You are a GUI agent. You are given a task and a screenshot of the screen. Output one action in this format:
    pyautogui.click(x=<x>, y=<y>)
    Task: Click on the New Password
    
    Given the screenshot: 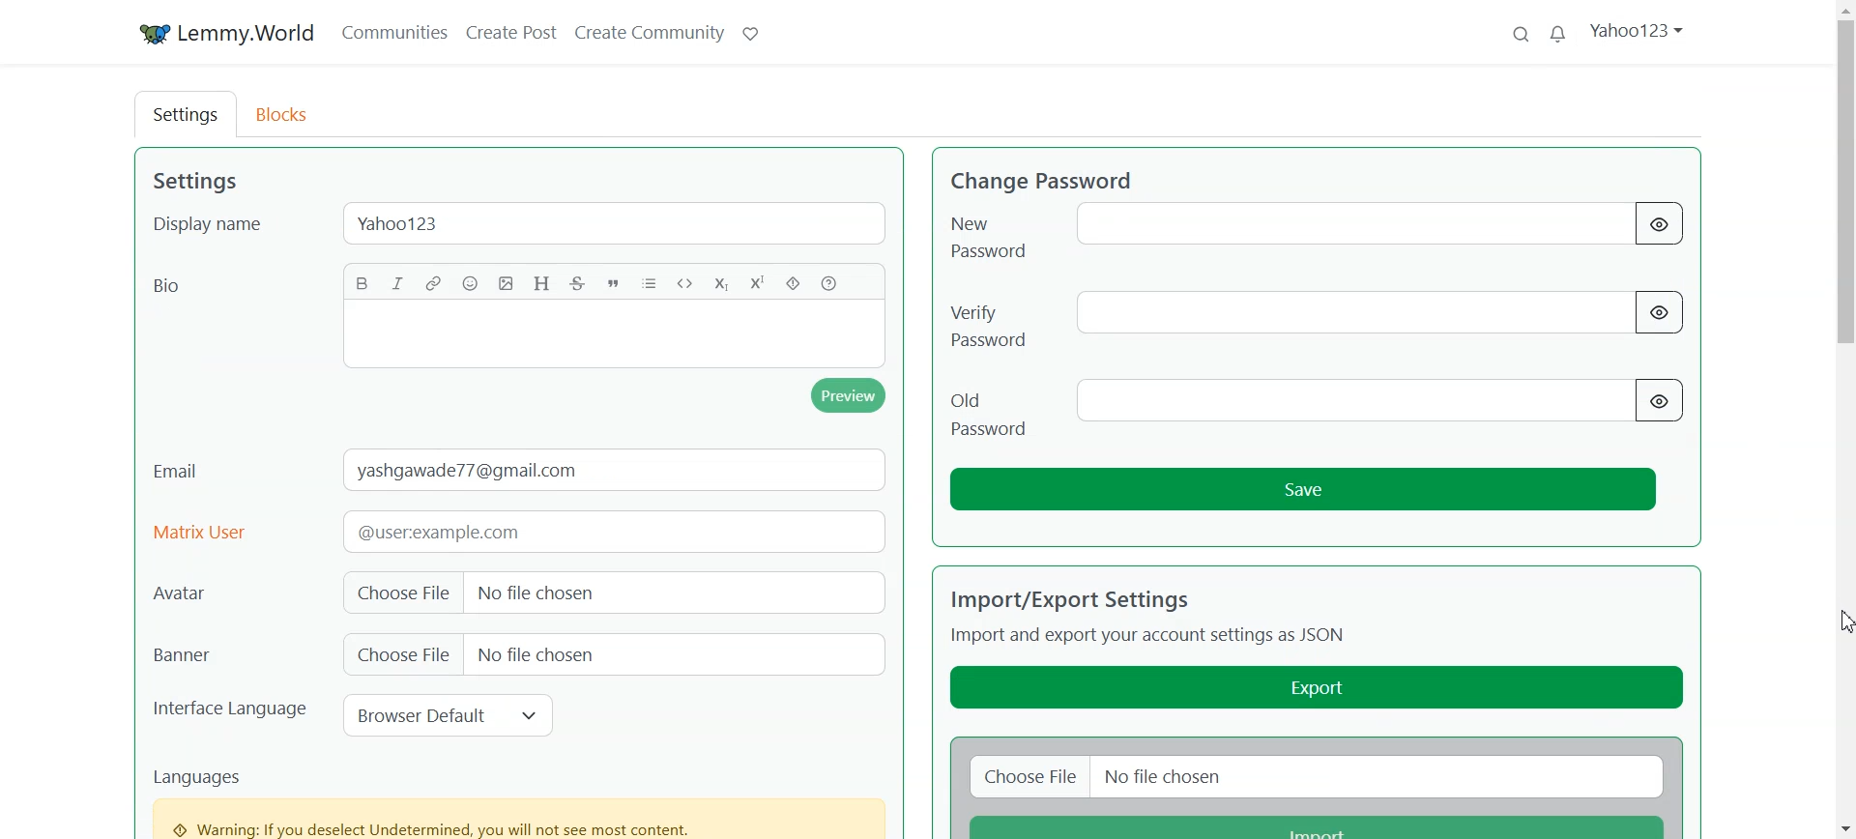 What is the action you would take?
    pyautogui.click(x=991, y=231)
    